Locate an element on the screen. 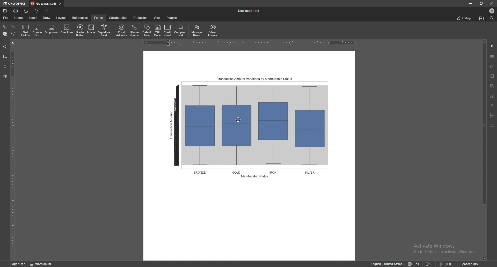 The width and height of the screenshot is (497, 267). combo box is located at coordinates (38, 30).